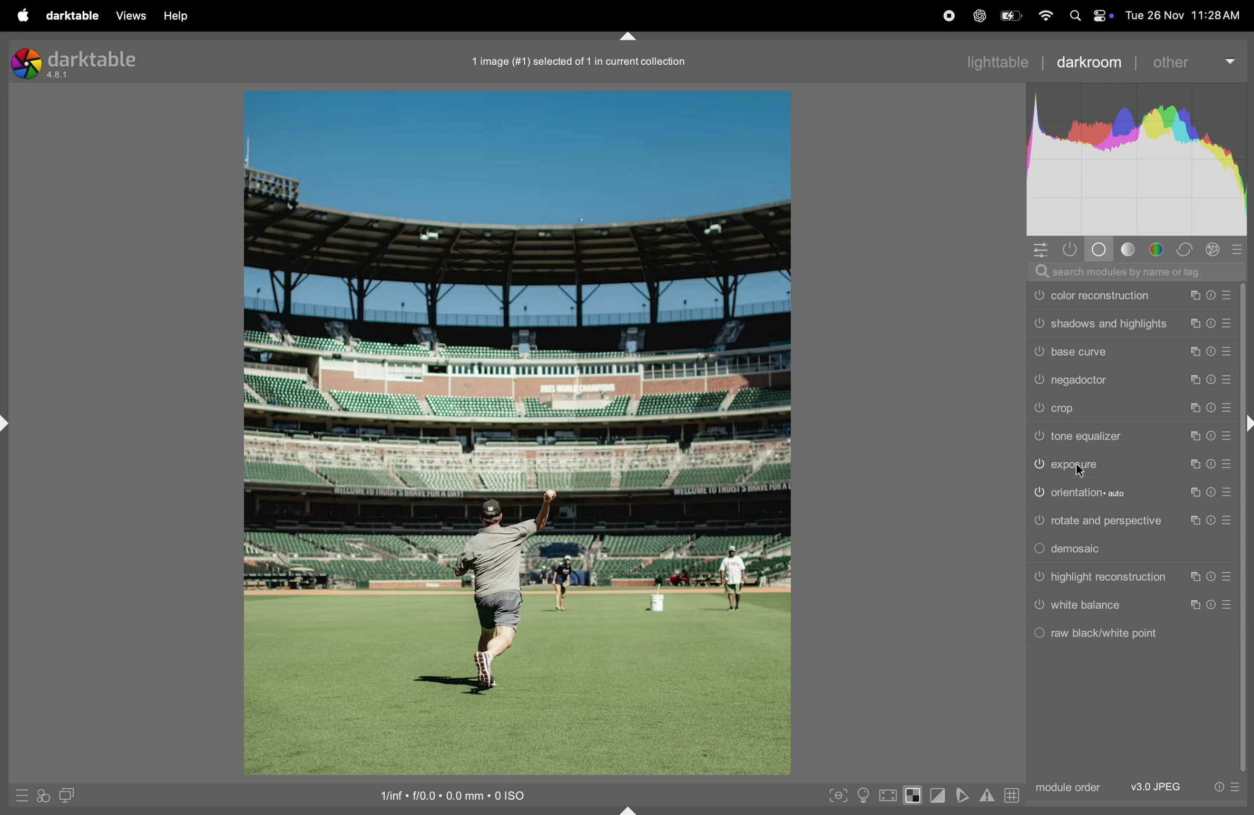 The image size is (1254, 815). I want to click on raw balck and white point, so click(1142, 633).